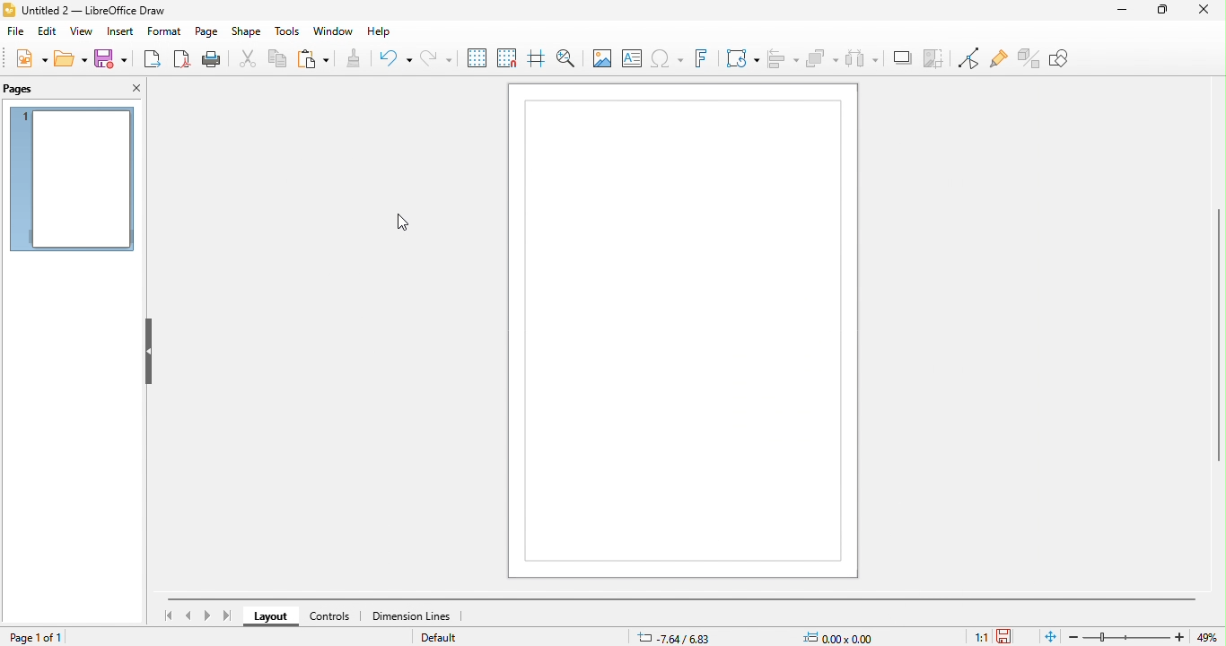 Image resolution: width=1226 pixels, height=646 pixels. Describe the element at coordinates (844, 635) in the screenshot. I see `0.00x0.00` at that location.